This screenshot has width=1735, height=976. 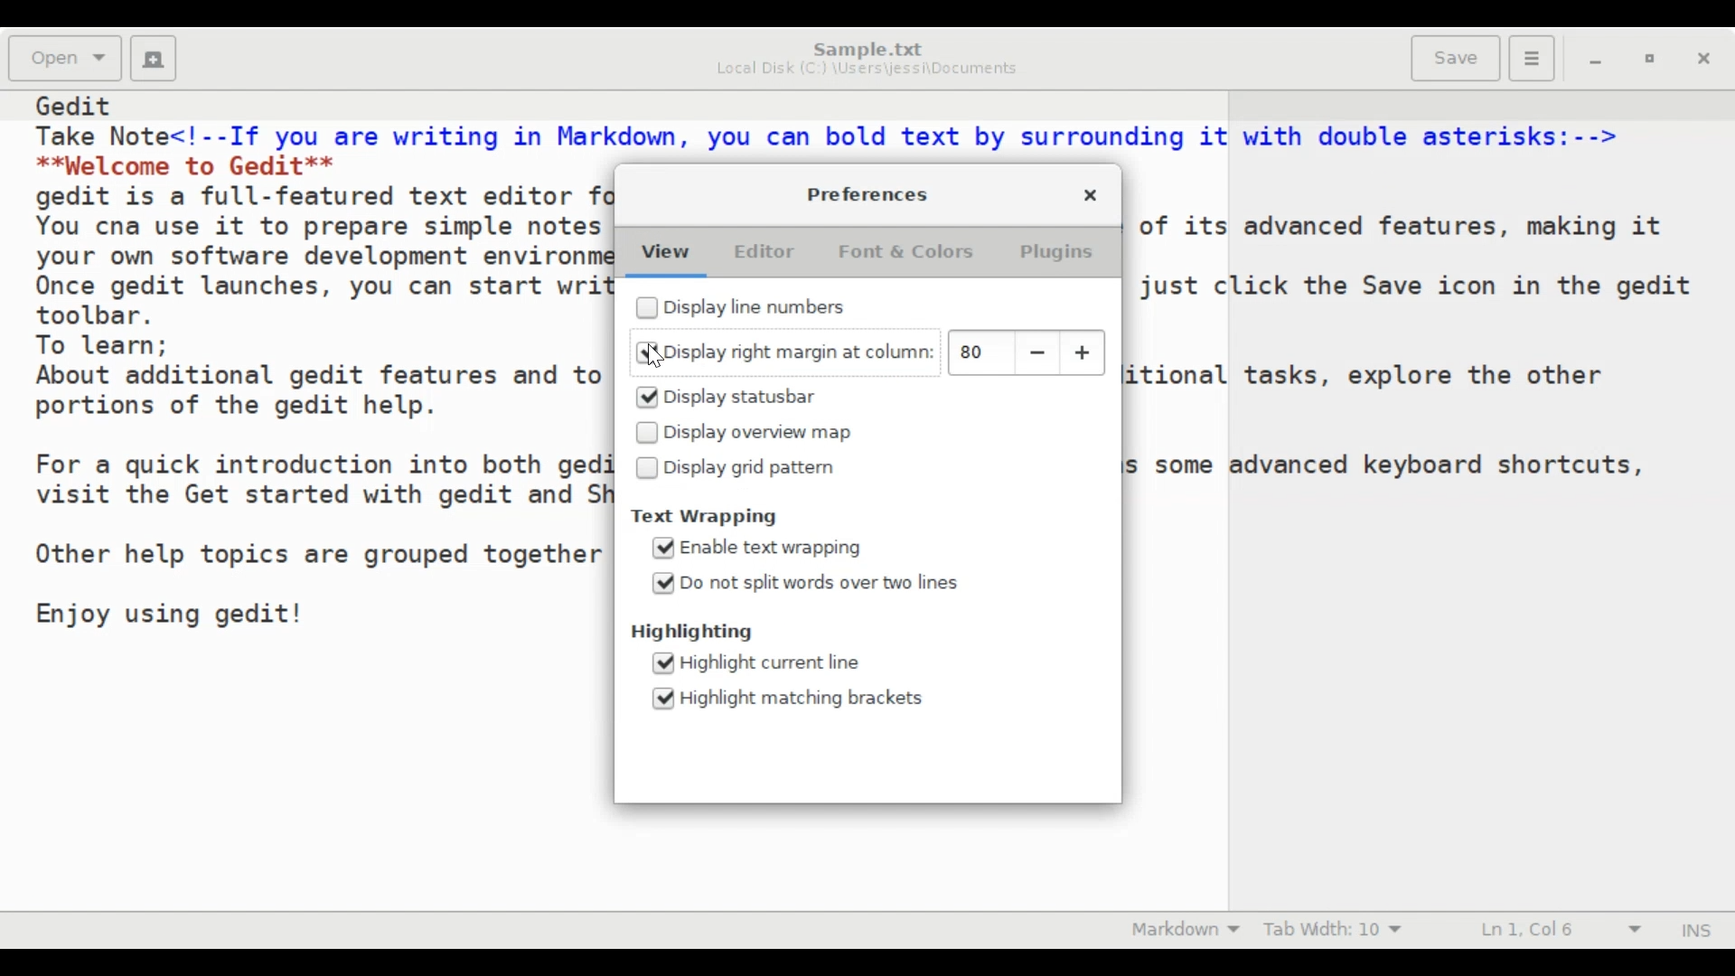 I want to click on Line & Column Preference (Ln 1, Col 6), so click(x=1550, y=932).